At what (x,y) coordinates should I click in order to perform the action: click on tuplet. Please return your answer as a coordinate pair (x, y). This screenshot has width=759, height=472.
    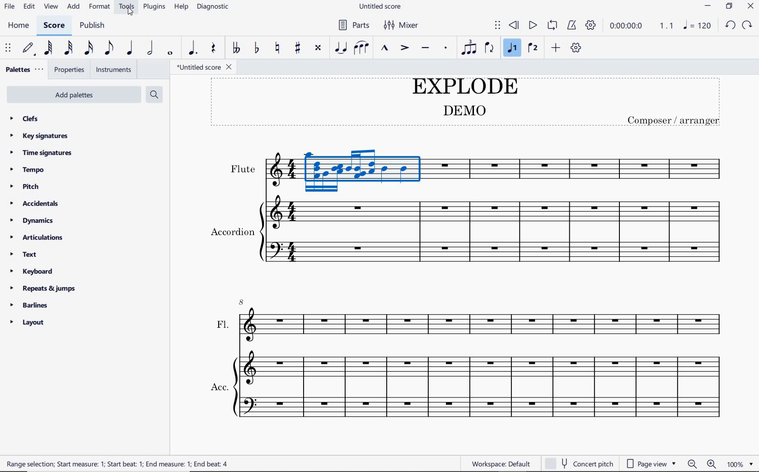
    Looking at the image, I should click on (469, 47).